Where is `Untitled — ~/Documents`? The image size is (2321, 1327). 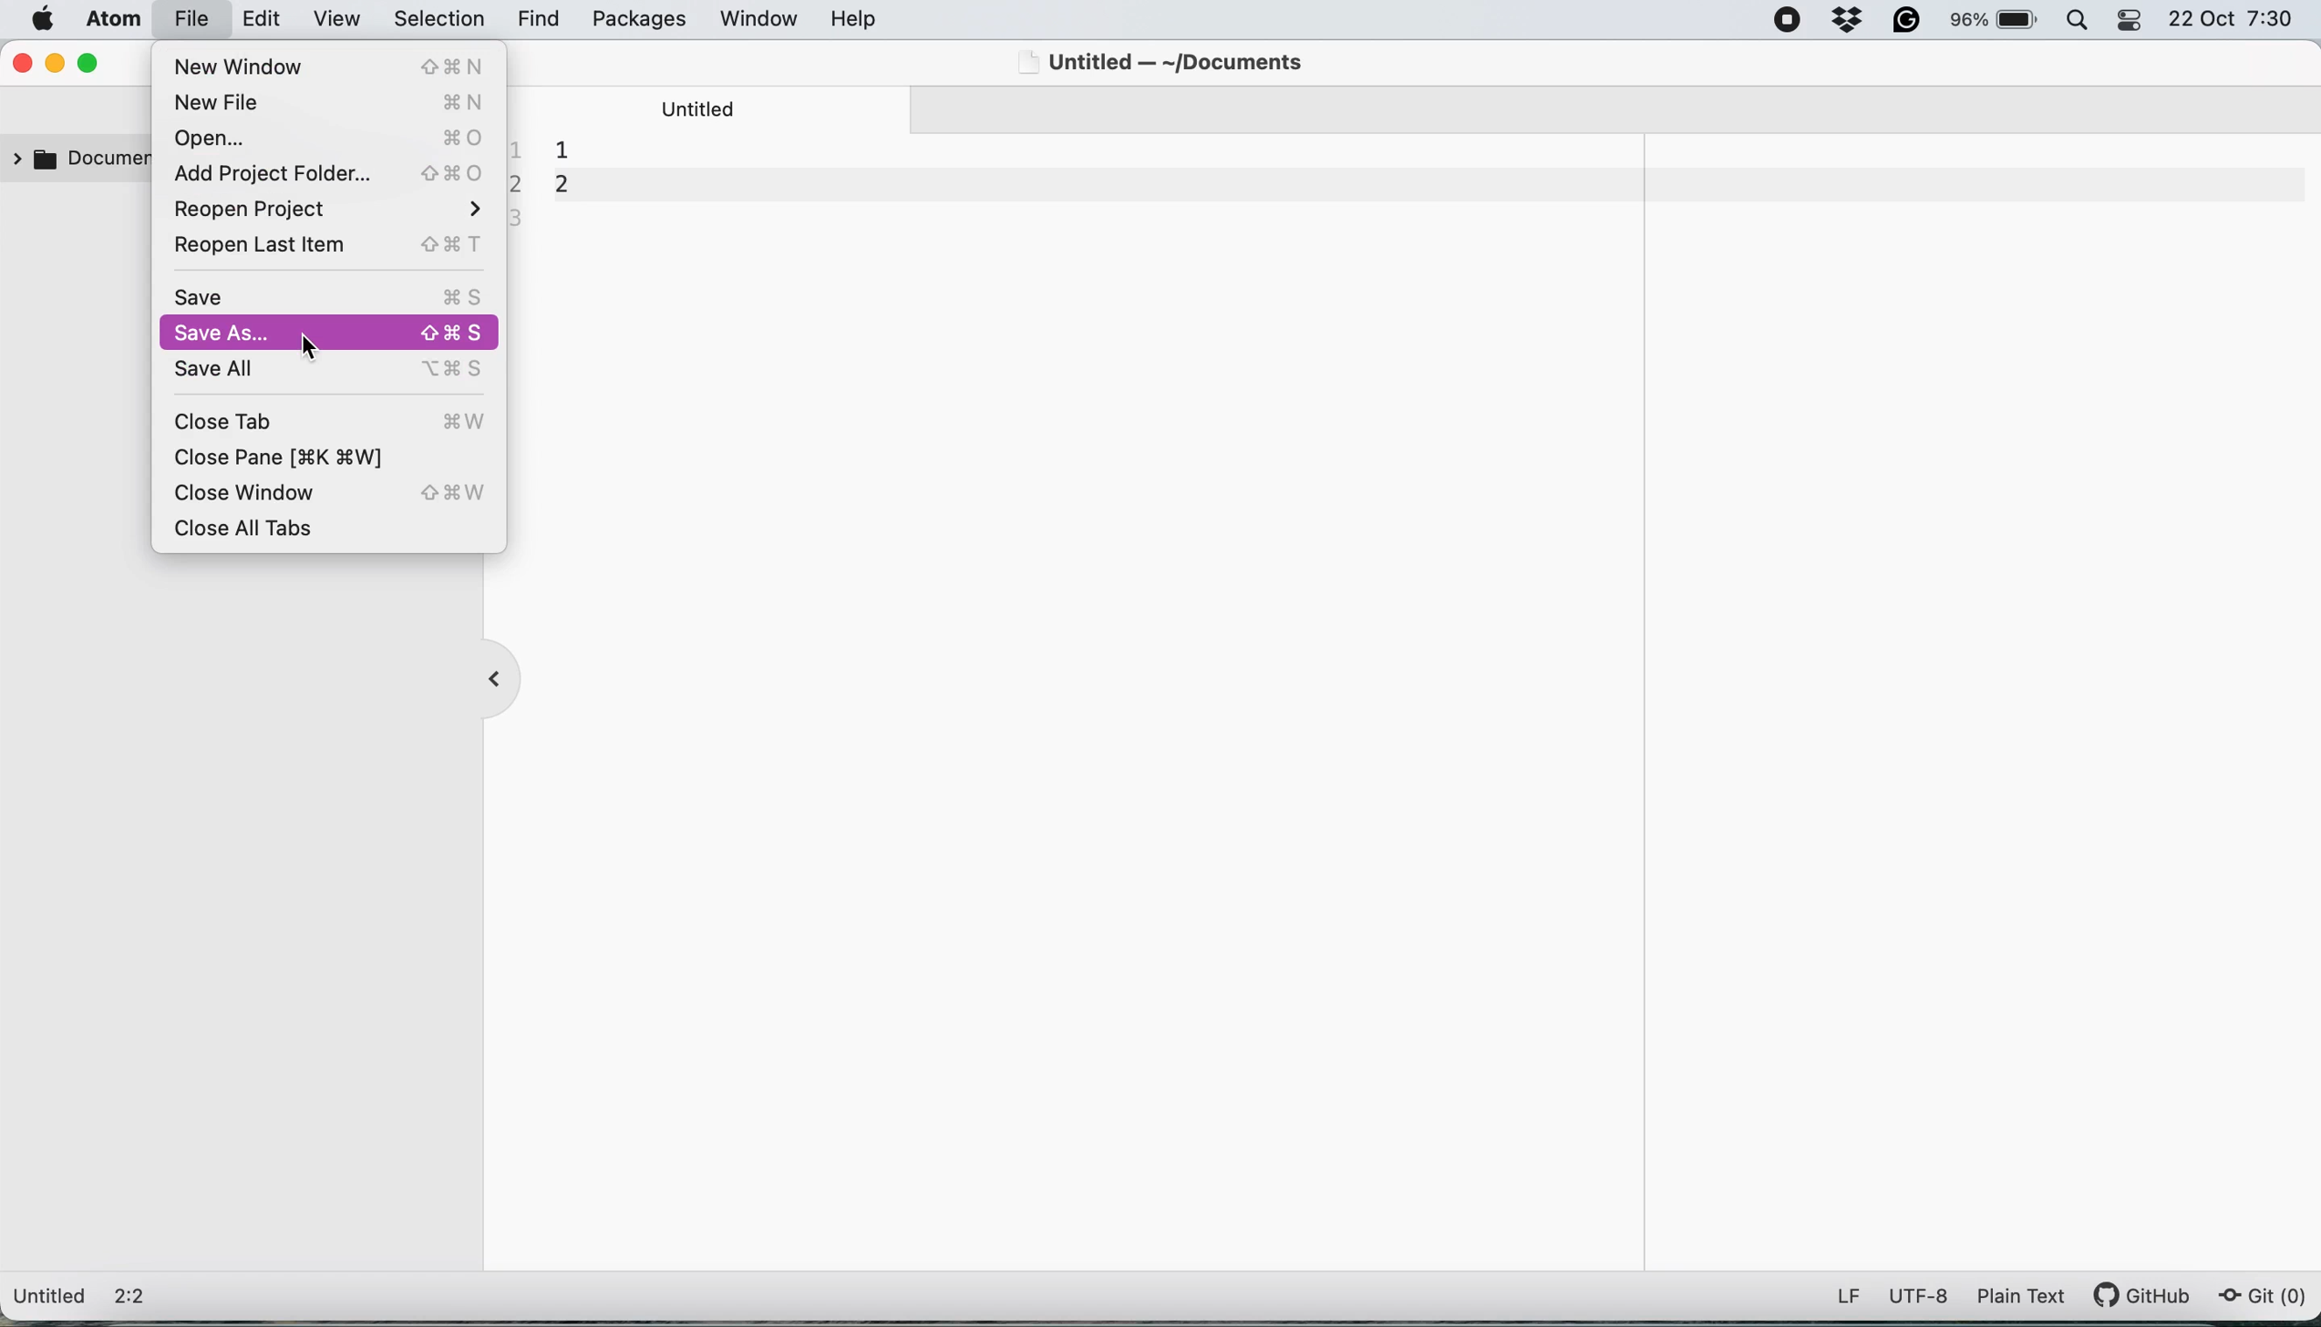
Untitled — ~/Documents is located at coordinates (1171, 59).